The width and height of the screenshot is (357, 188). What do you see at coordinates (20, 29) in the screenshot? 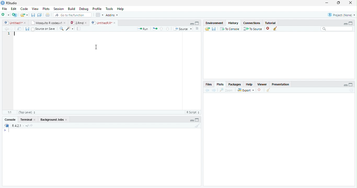
I see `show in window` at bounding box center [20, 29].